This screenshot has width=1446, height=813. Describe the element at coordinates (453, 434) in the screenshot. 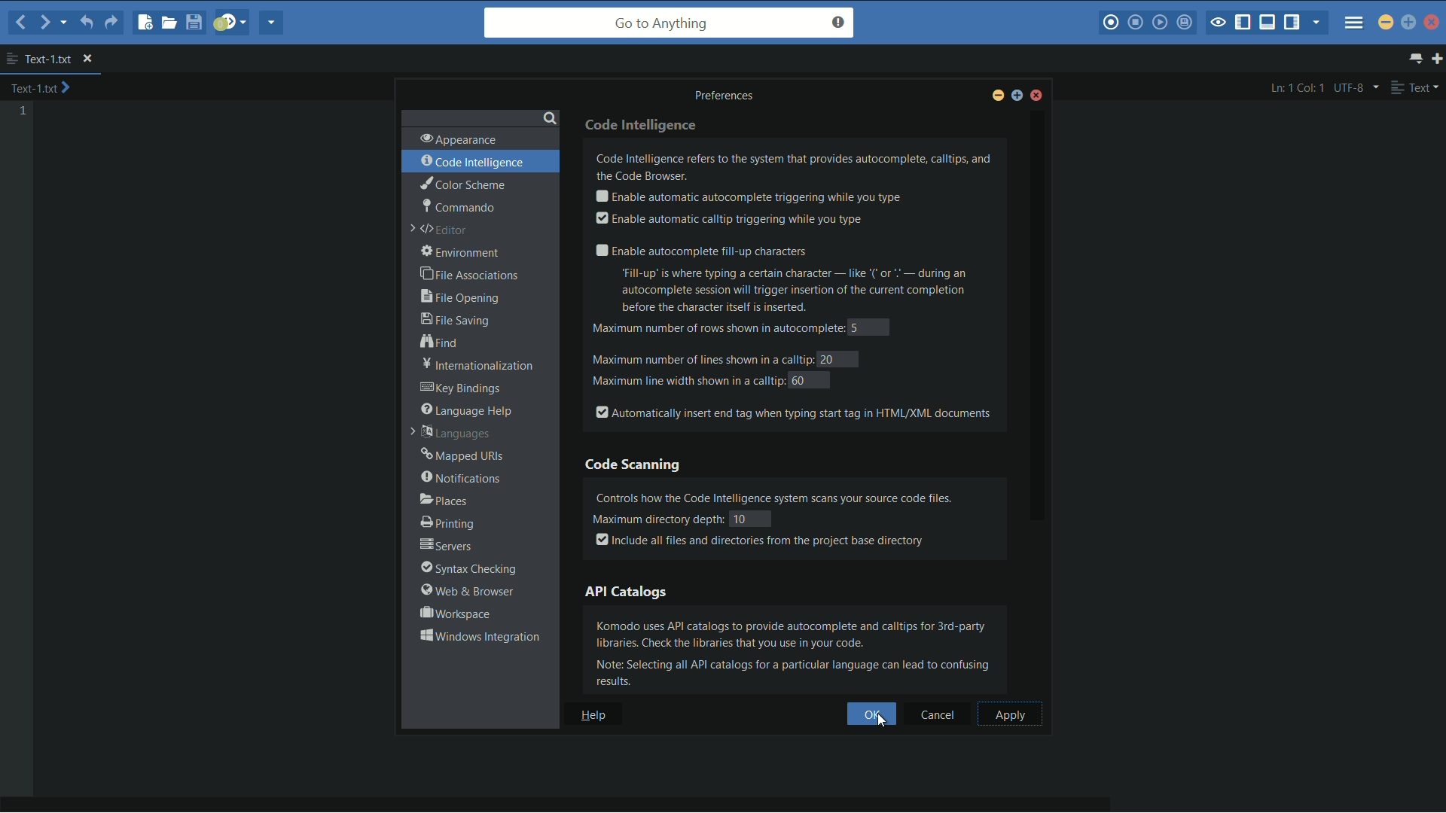

I see `languages` at that location.